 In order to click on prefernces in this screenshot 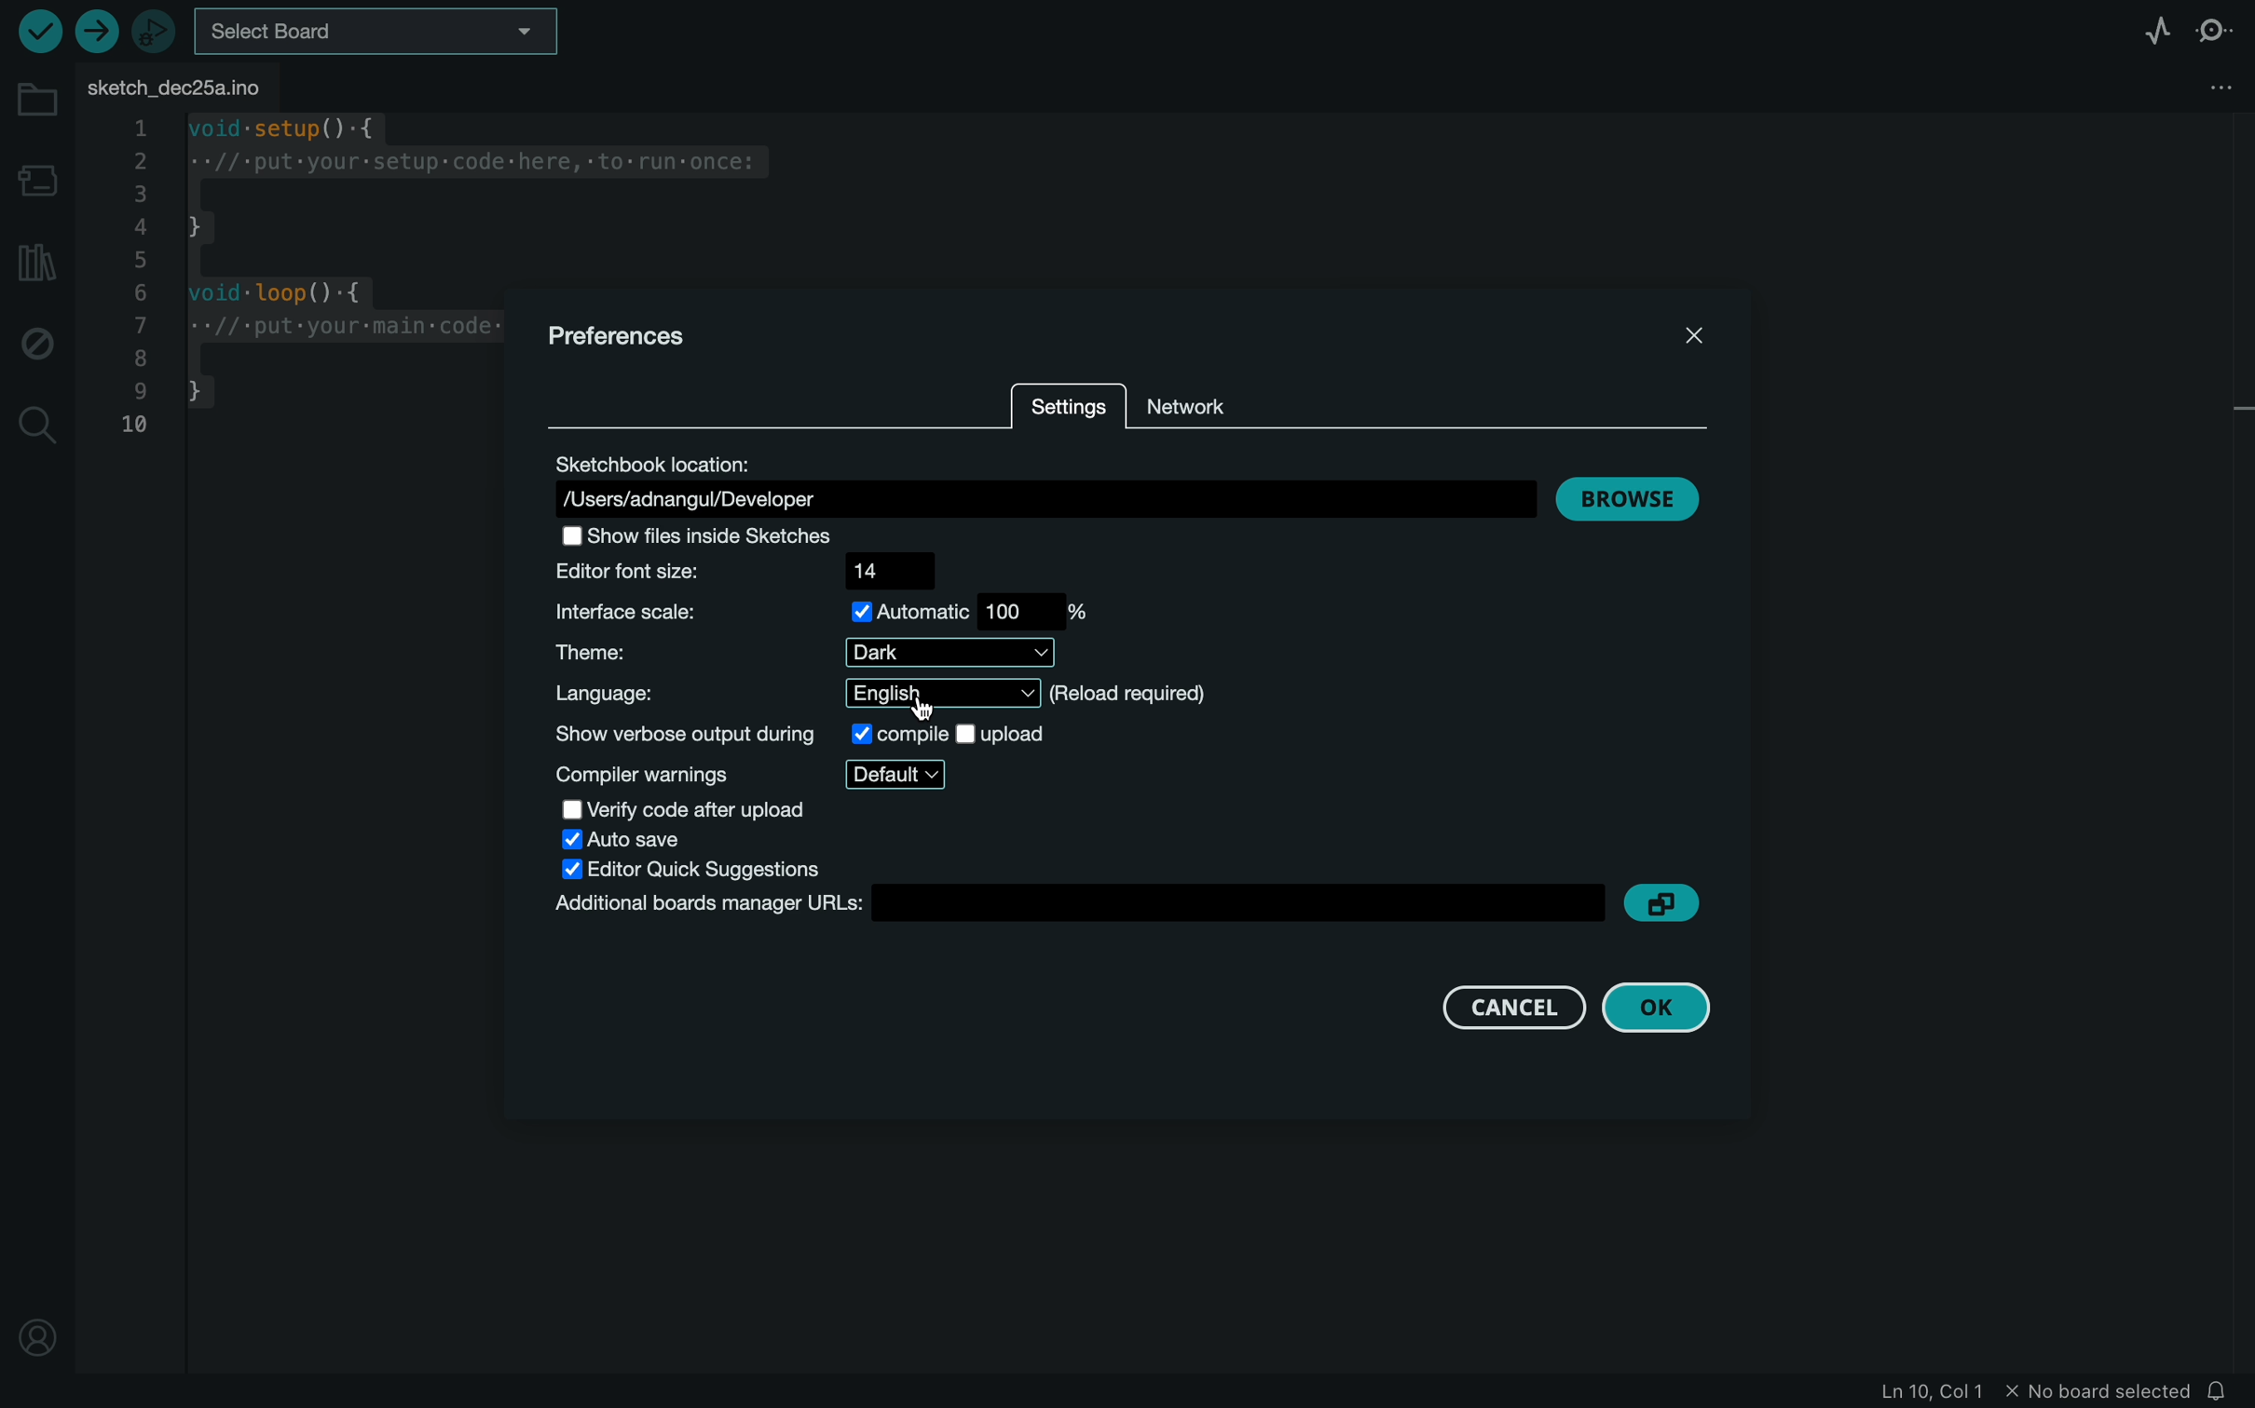, I will do `click(626, 336)`.